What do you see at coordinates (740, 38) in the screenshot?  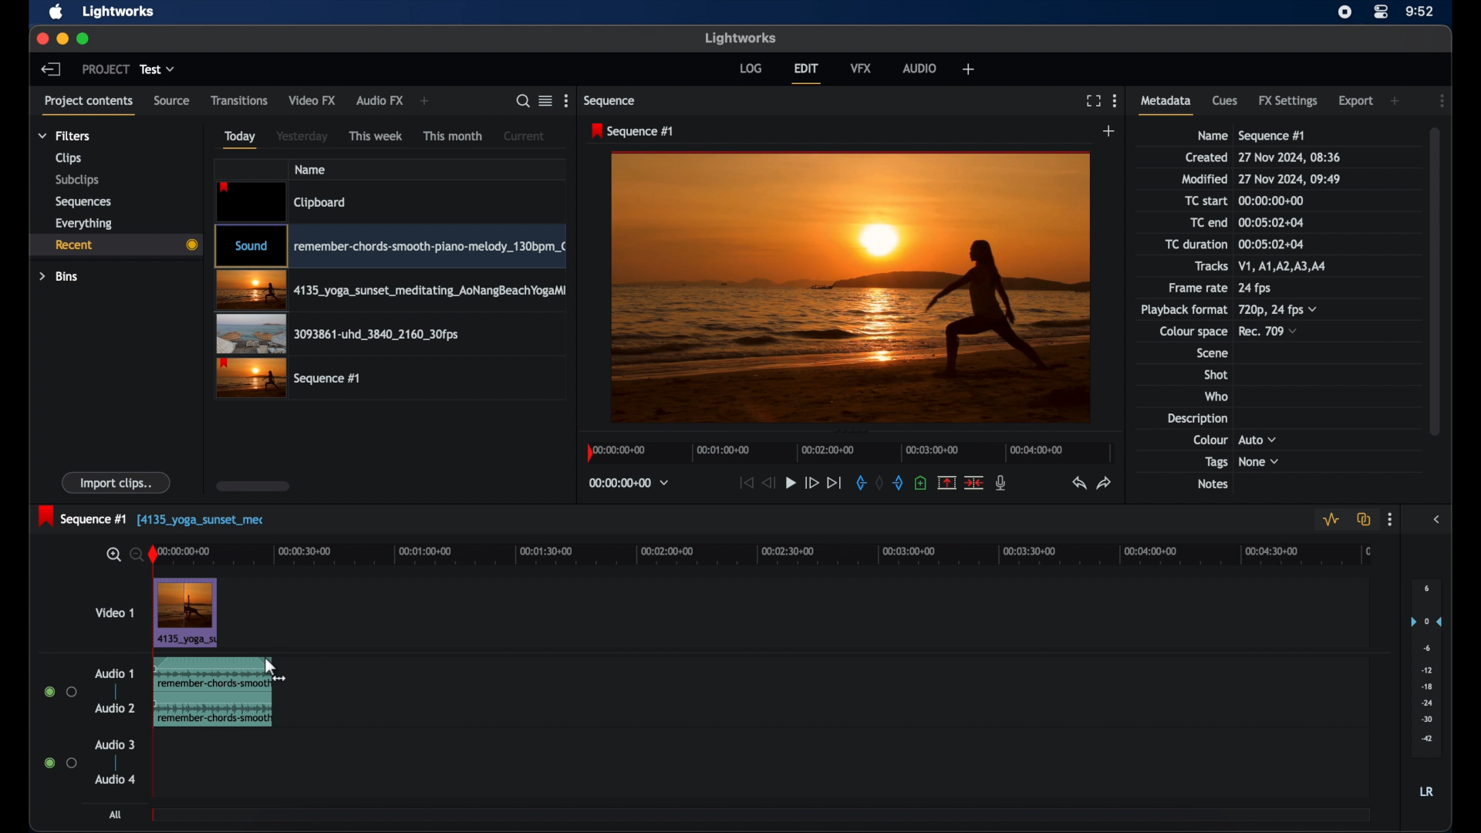 I see `lightworks` at bounding box center [740, 38].